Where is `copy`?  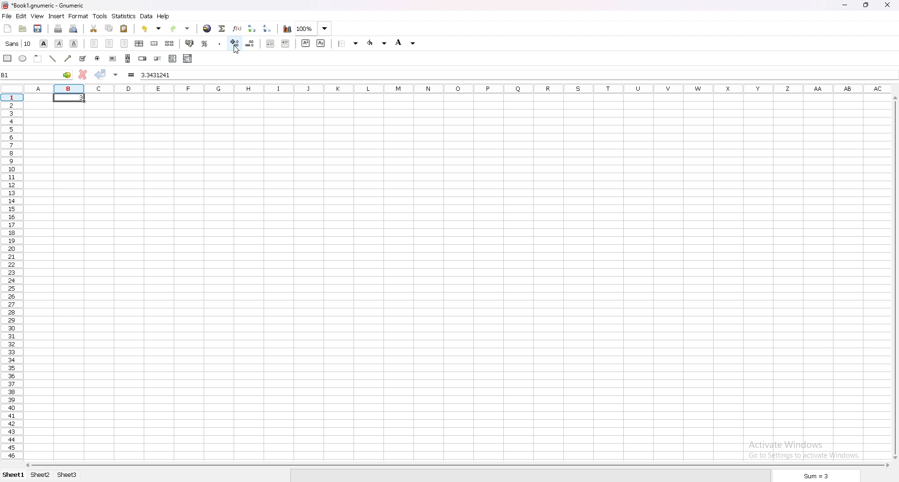
copy is located at coordinates (109, 28).